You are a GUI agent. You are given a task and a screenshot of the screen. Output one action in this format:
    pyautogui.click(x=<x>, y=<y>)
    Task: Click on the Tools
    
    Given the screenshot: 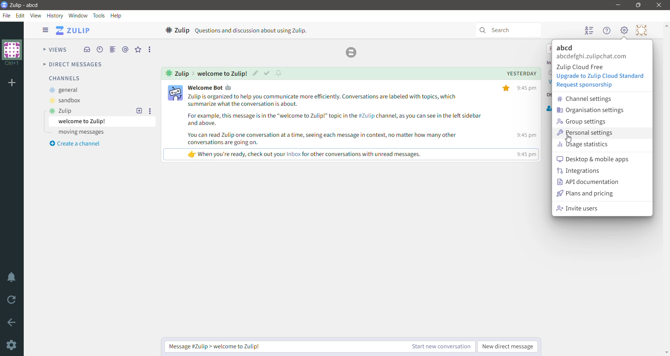 What is the action you would take?
    pyautogui.click(x=100, y=15)
    